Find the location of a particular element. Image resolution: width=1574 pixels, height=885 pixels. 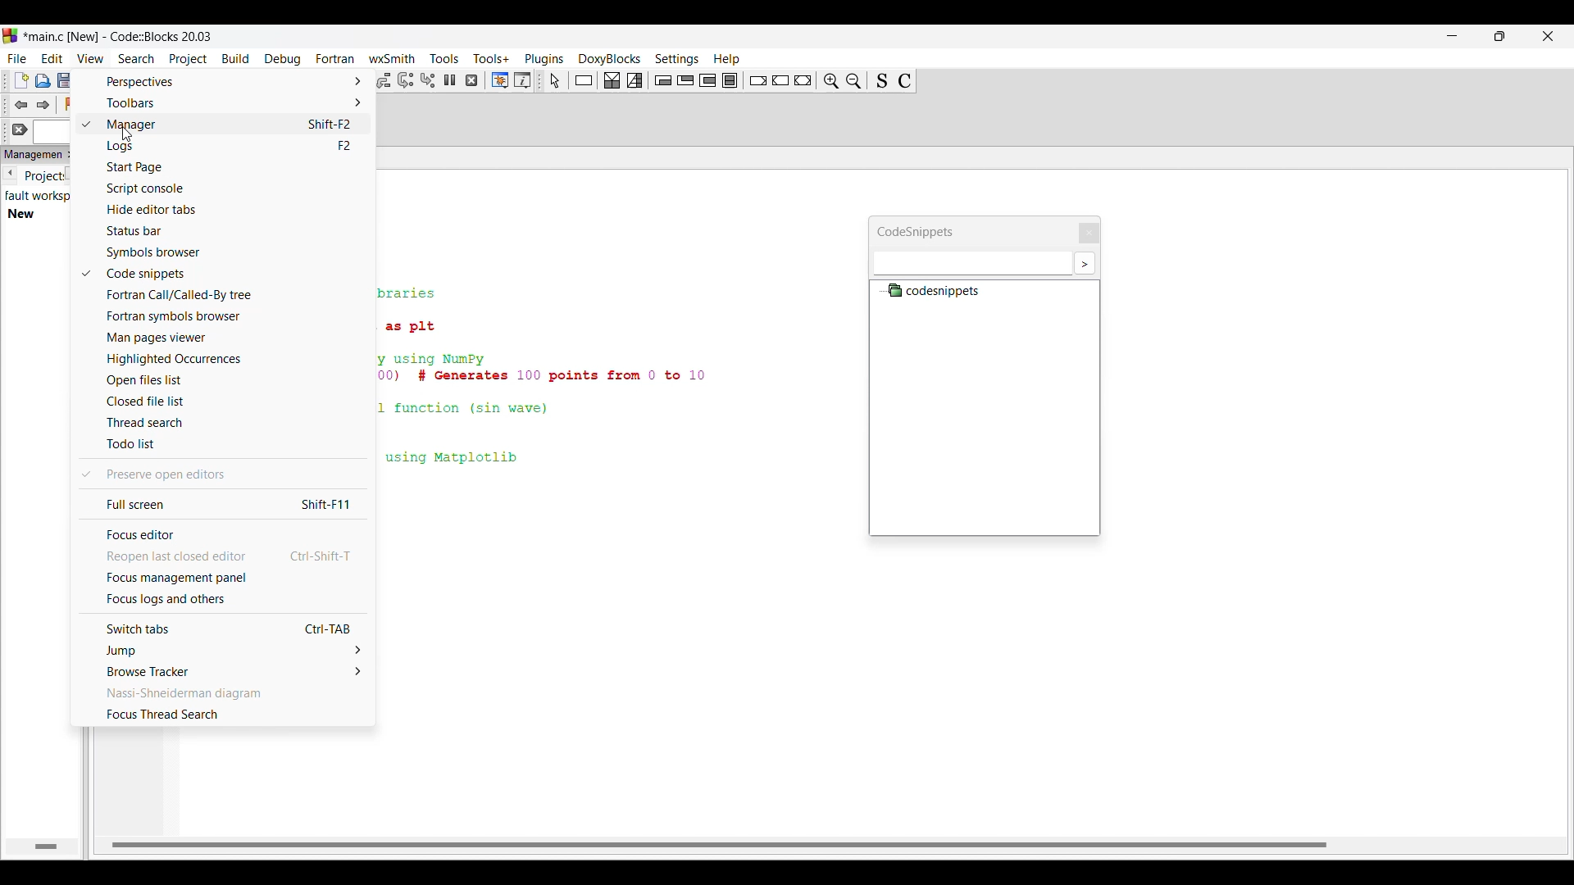

Block instruction is located at coordinates (730, 80).